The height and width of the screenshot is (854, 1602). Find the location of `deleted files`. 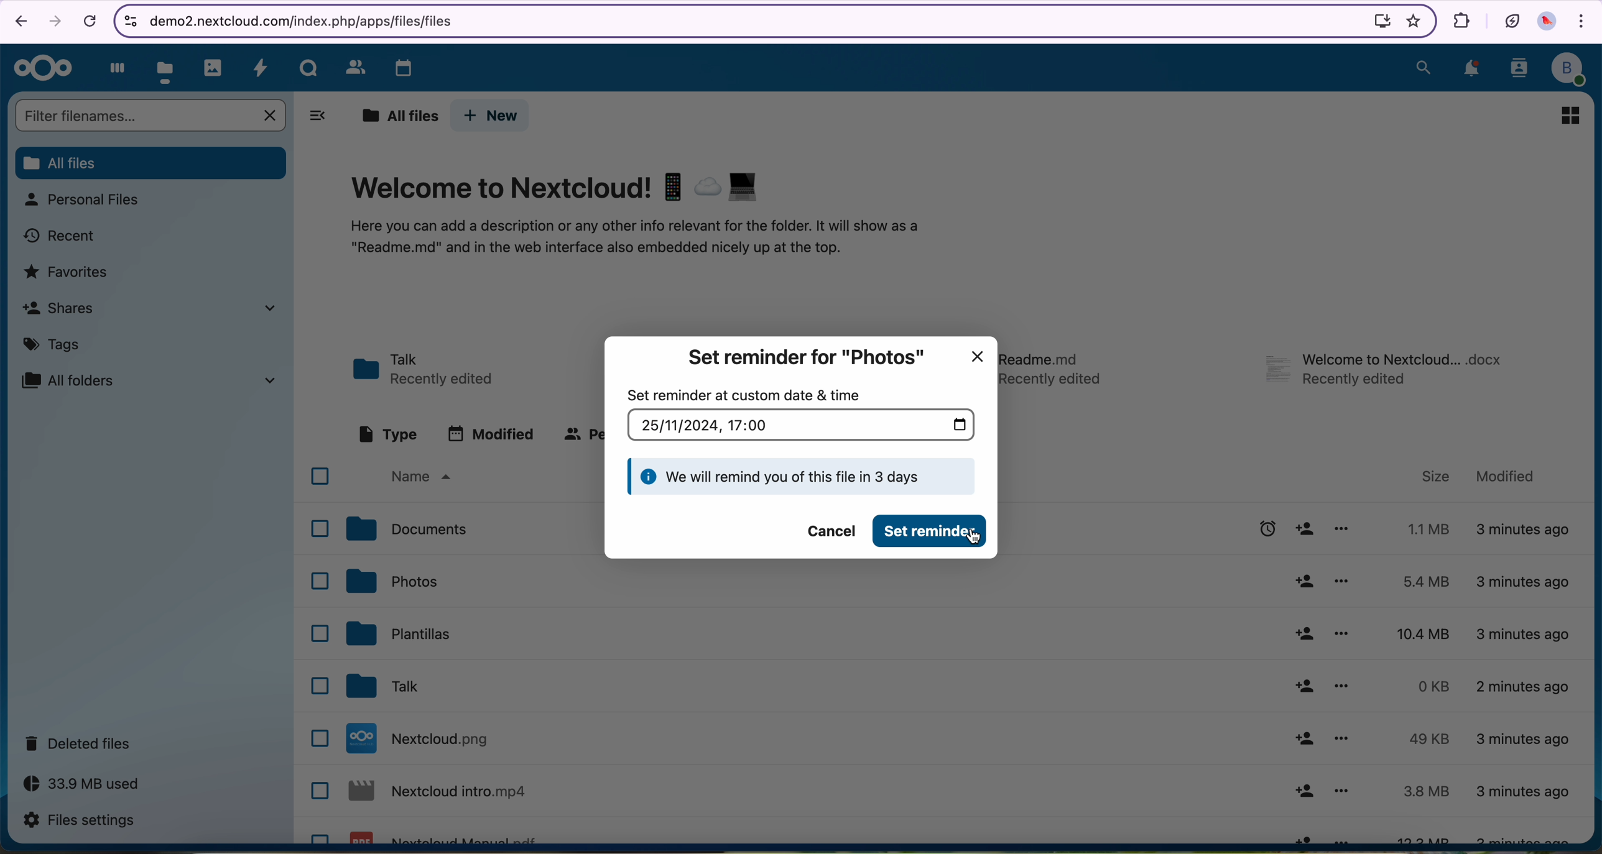

deleted files is located at coordinates (81, 744).